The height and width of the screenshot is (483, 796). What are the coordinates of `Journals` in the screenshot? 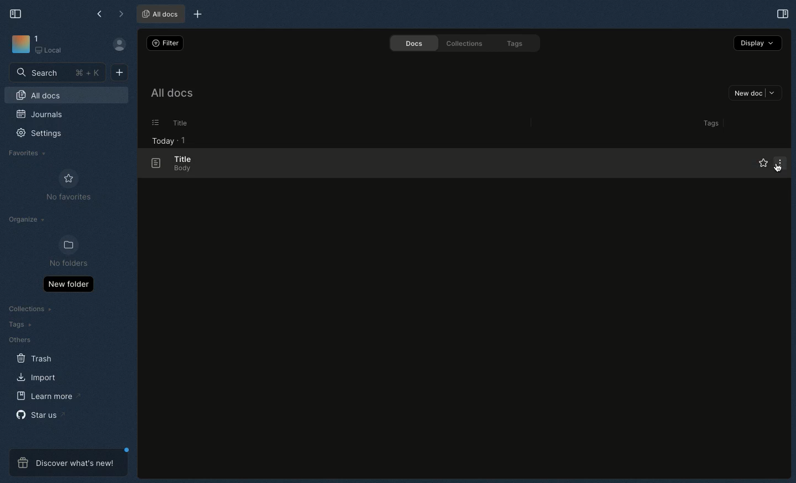 It's located at (40, 116).